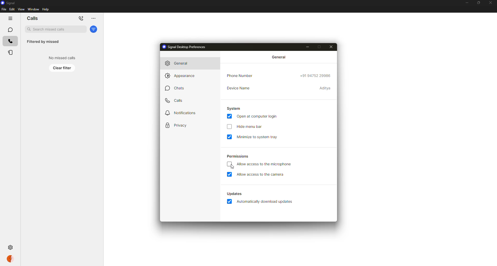  Describe the element at coordinates (229, 116) in the screenshot. I see `enabled` at that location.